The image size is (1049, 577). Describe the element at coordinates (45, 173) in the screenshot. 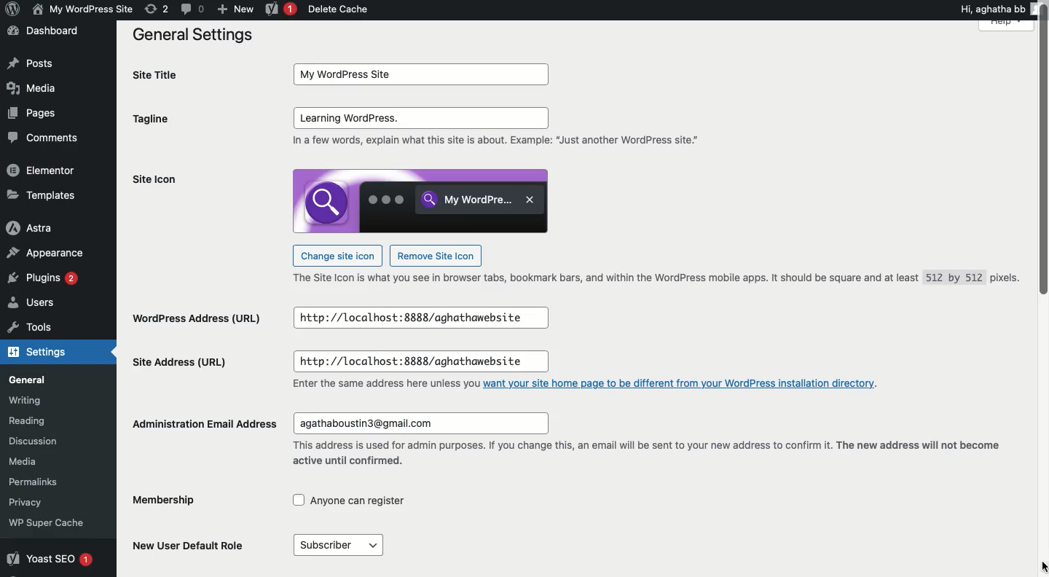

I see `Elementor` at that location.